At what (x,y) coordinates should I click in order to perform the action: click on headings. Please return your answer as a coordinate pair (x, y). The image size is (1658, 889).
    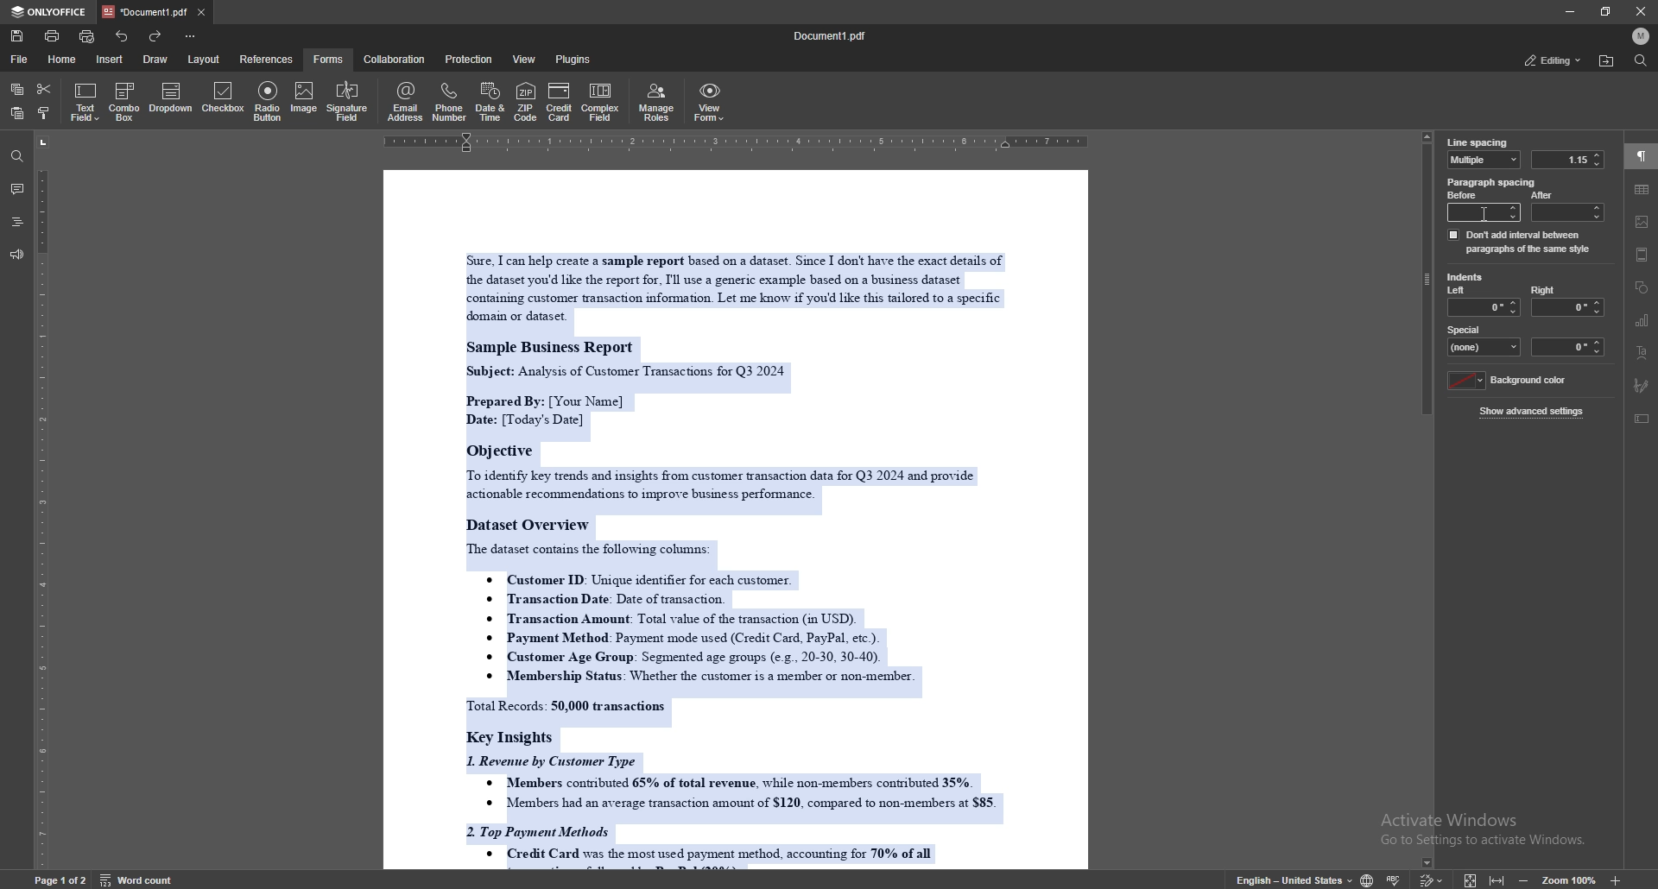
    Looking at the image, I should click on (17, 222).